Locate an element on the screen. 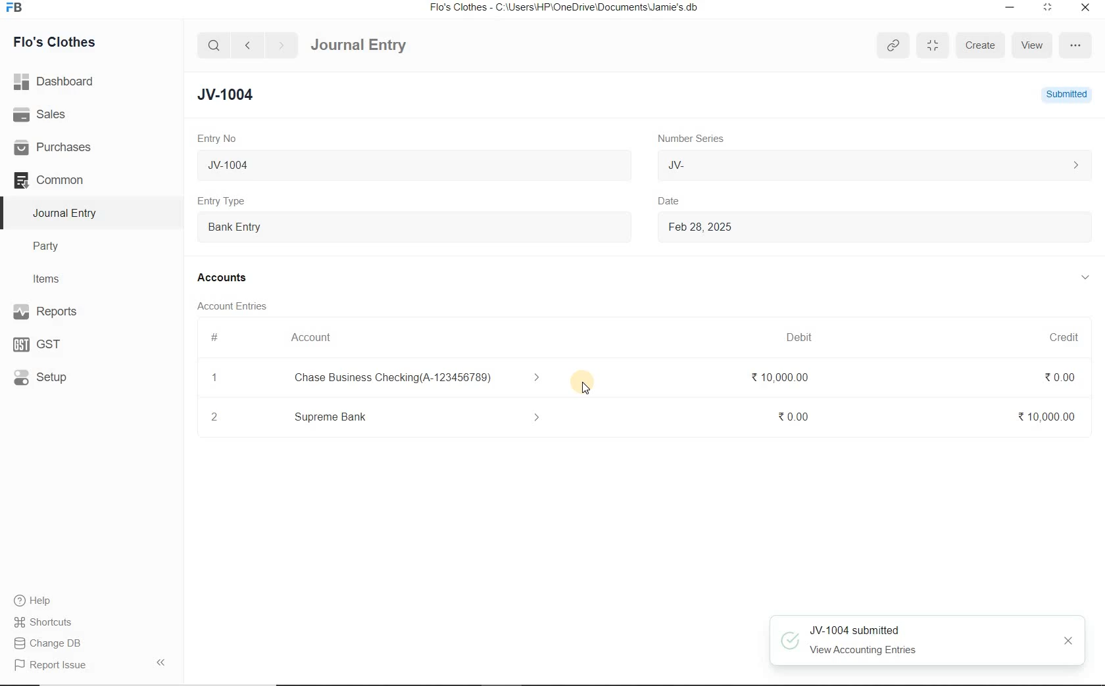  Journal Entry is located at coordinates (382, 43).